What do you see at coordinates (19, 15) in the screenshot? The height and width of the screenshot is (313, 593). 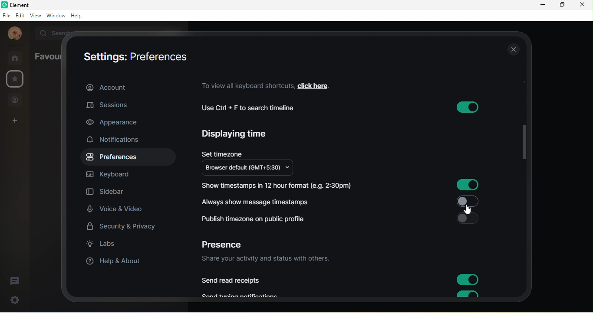 I see `edit` at bounding box center [19, 15].